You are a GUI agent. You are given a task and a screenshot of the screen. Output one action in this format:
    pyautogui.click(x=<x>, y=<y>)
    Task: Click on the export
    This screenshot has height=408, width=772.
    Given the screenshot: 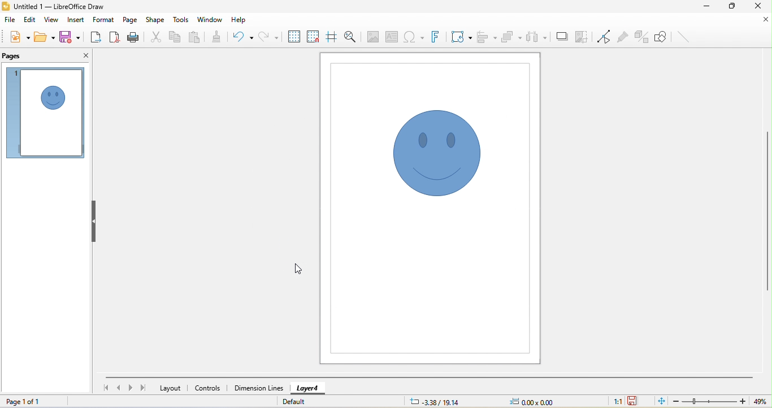 What is the action you would take?
    pyautogui.click(x=94, y=36)
    